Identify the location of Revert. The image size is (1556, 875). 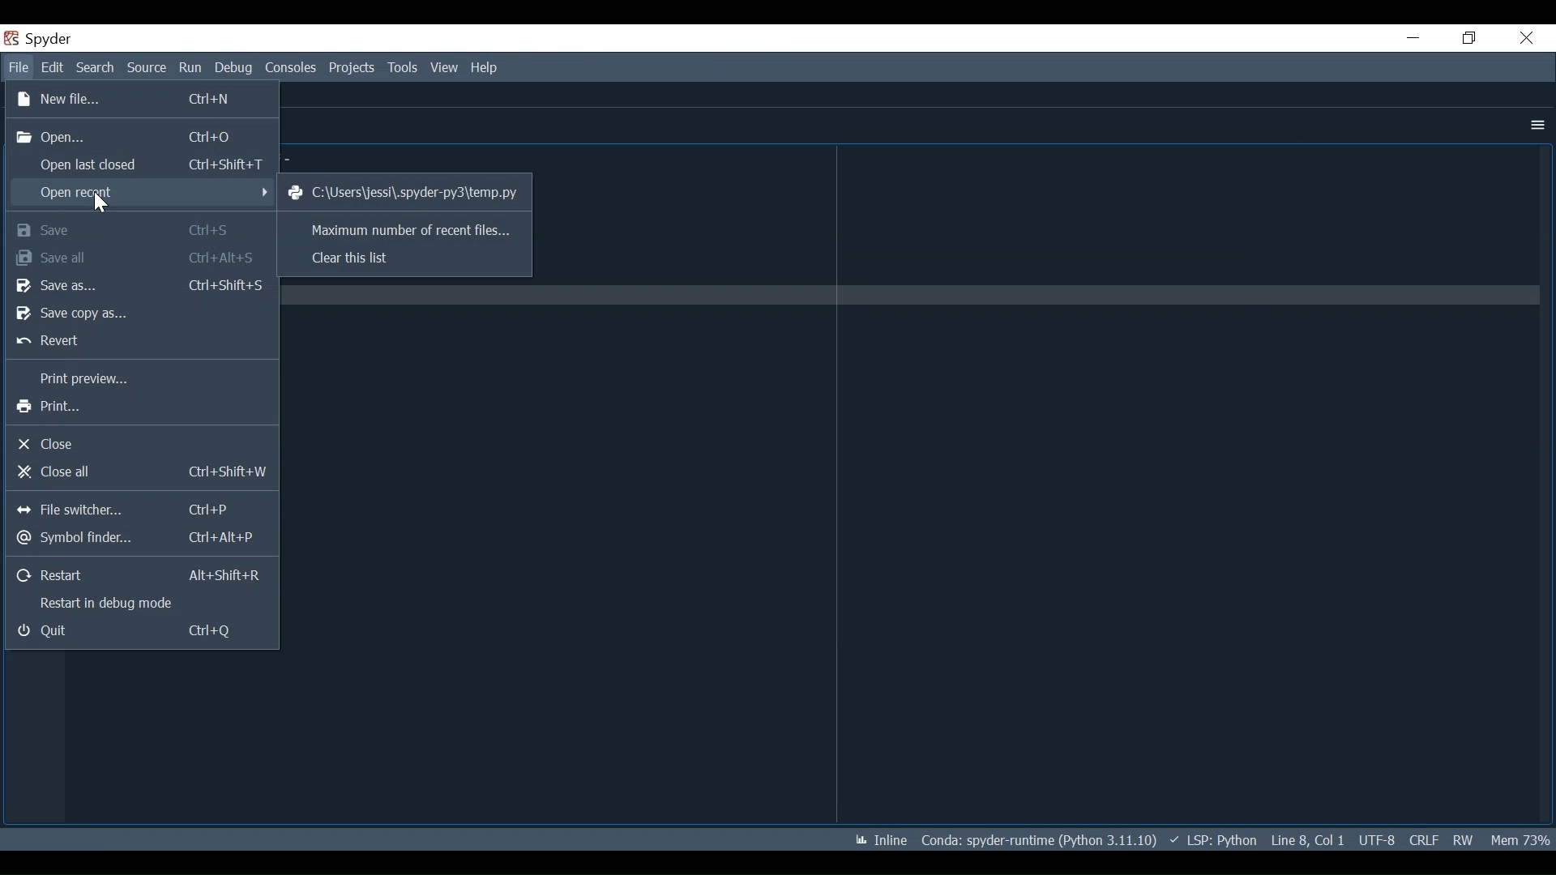
(139, 341).